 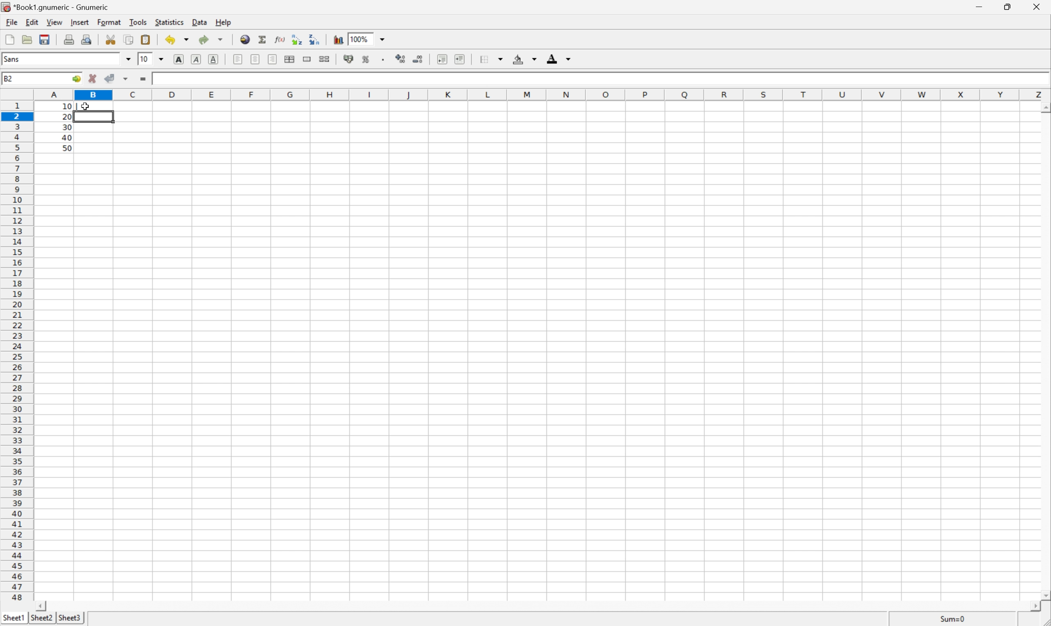 I want to click on Merge ranges of cells, so click(x=306, y=59).